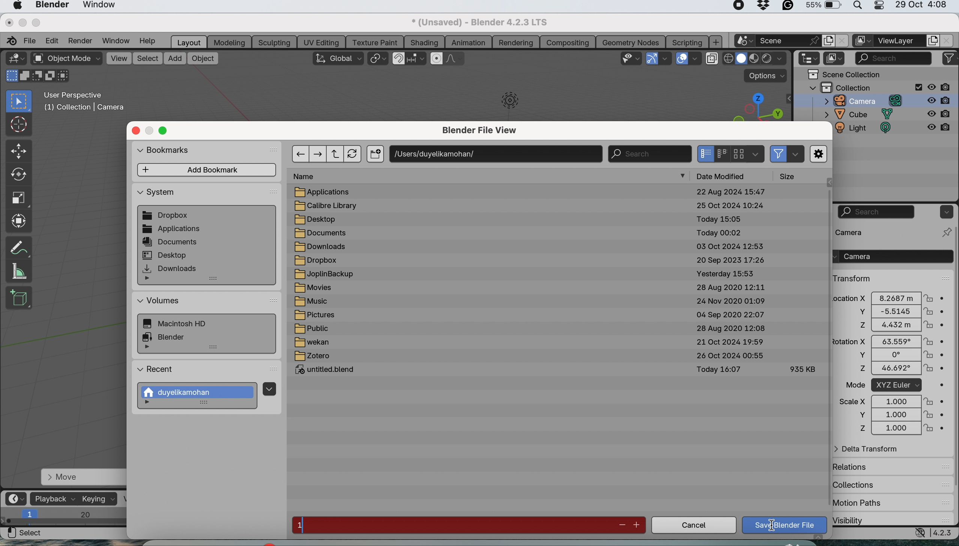 Image resolution: width=959 pixels, height=546 pixels. I want to click on z 46.692, so click(886, 370).